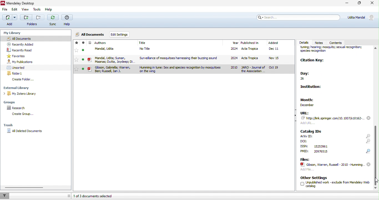  I want to click on file, so click(332, 165).